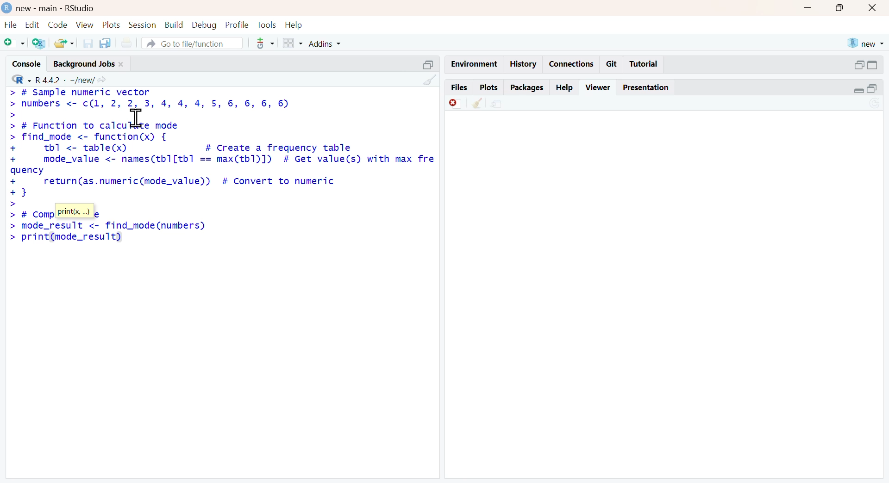 The height and width of the screenshot is (483, 889). I want to click on share, so click(497, 104).